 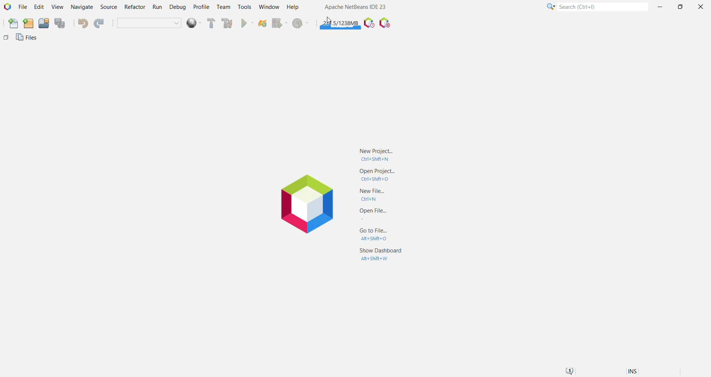 I want to click on Navigate, so click(x=82, y=7).